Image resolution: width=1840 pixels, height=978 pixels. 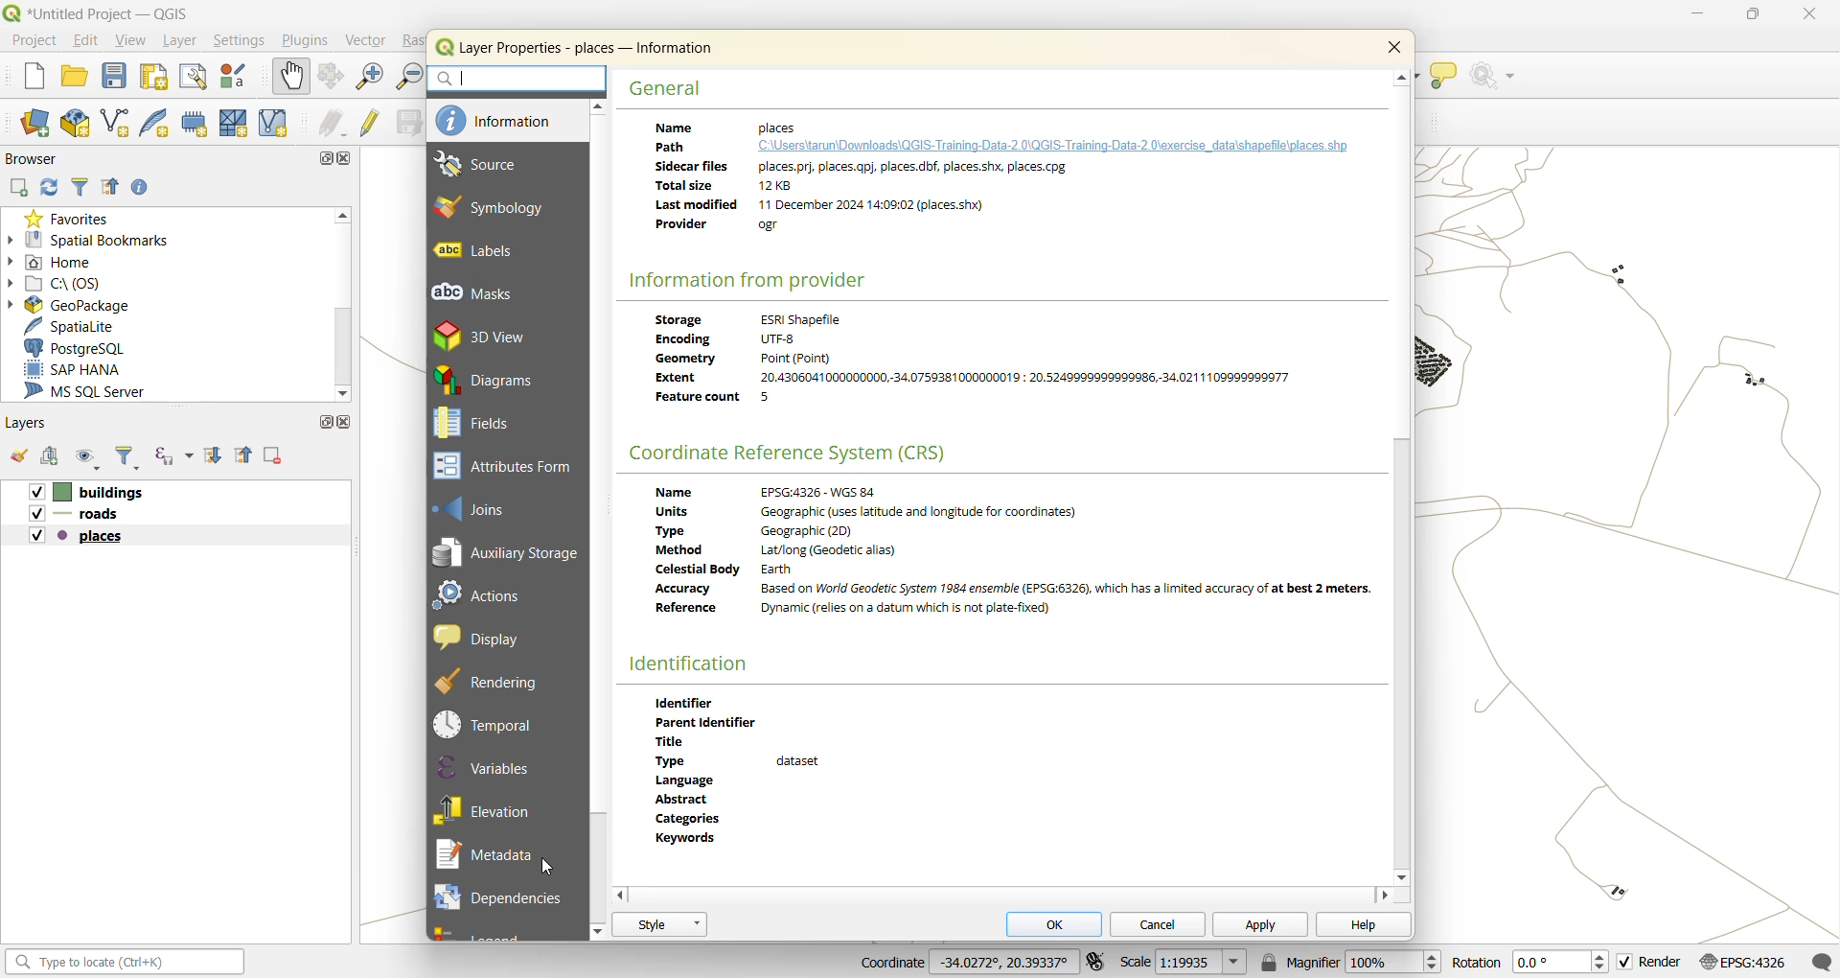 I want to click on filter, so click(x=83, y=185).